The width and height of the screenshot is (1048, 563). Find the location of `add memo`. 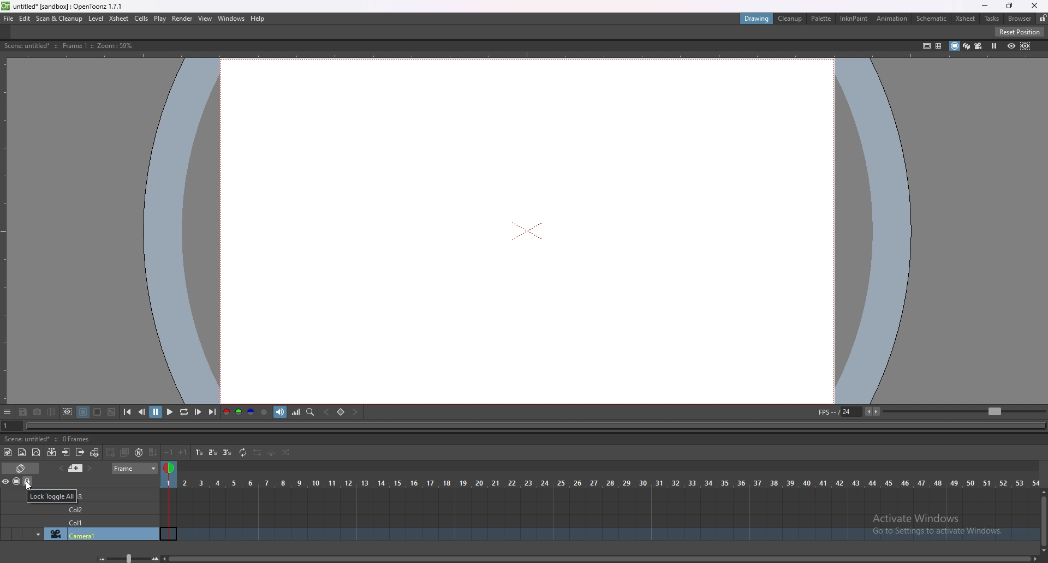

add memo is located at coordinates (76, 468).